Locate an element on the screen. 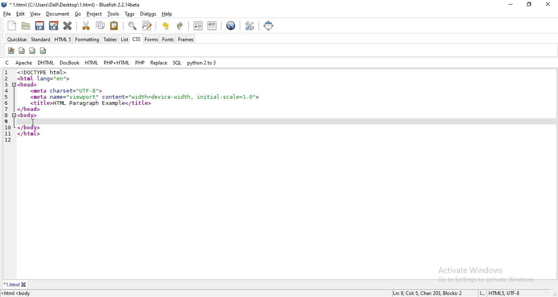 The image size is (558, 297). *1.html is located at coordinates (11, 284).